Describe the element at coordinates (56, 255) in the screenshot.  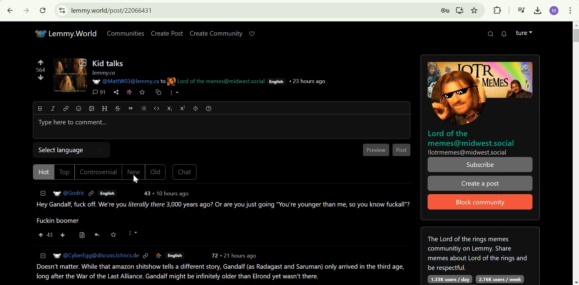
I see `picture` at that location.